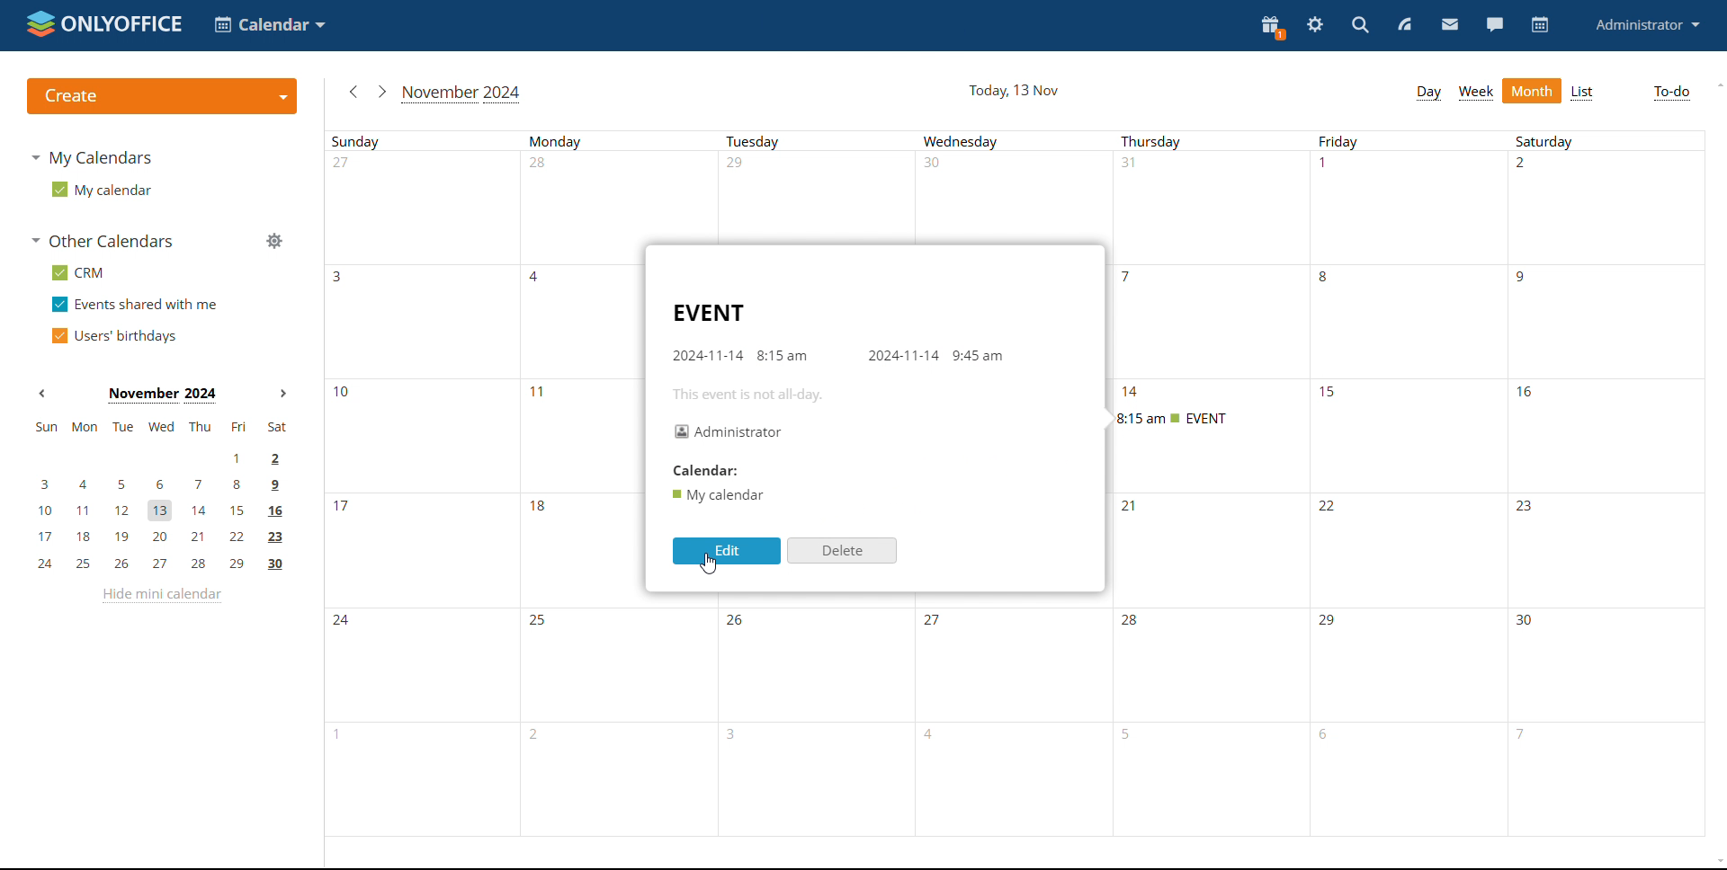 The height and width of the screenshot is (870, 1727). I want to click on unallocated time slots, so click(1026, 759).